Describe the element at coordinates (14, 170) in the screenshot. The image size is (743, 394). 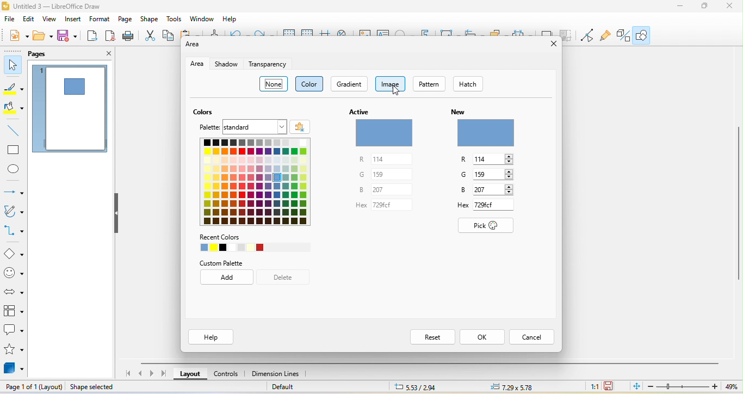
I see `ellipse` at that location.